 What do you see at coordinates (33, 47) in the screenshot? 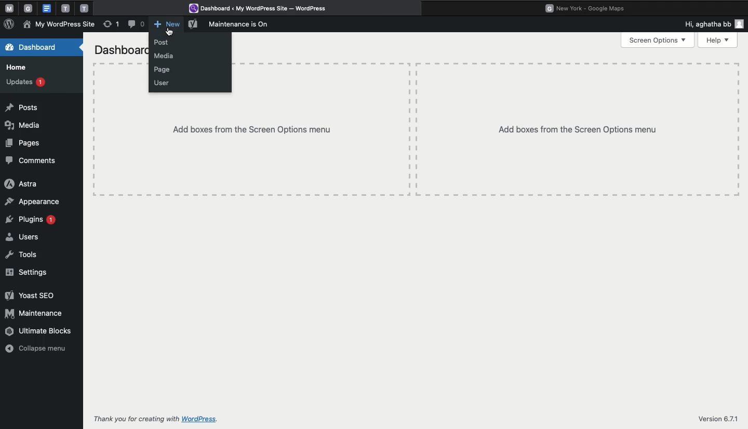
I see `Dashboard` at bounding box center [33, 47].